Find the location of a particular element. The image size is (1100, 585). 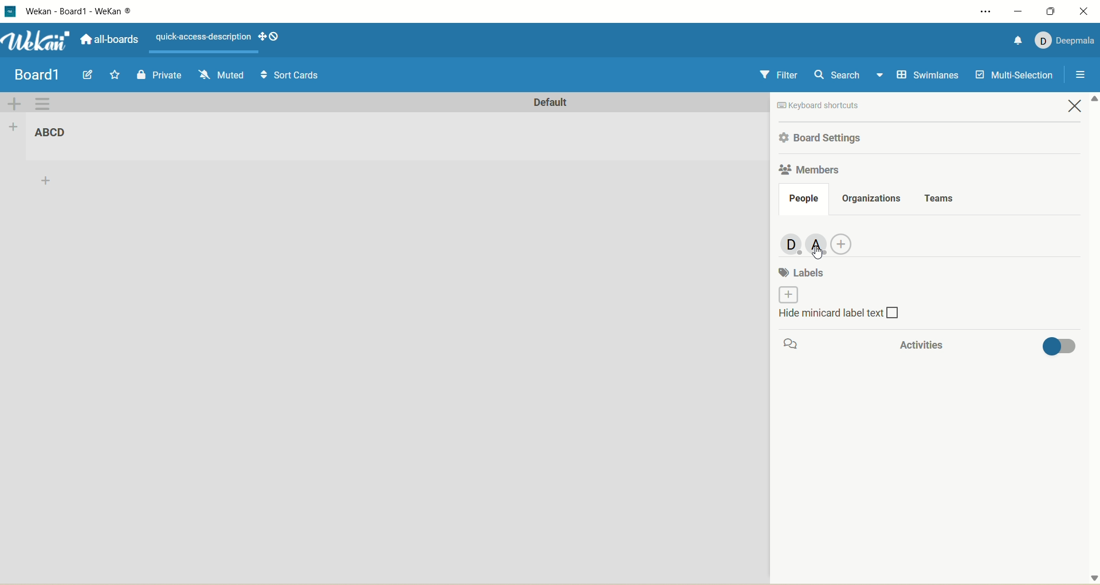

wekan-wekan is located at coordinates (78, 11).